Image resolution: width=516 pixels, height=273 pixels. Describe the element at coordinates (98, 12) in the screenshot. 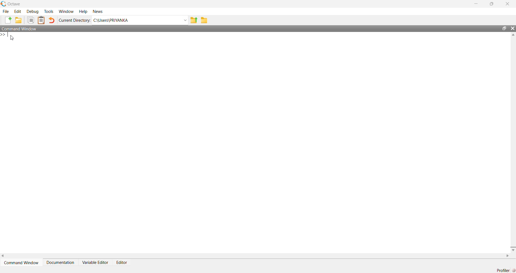

I see `news` at that location.